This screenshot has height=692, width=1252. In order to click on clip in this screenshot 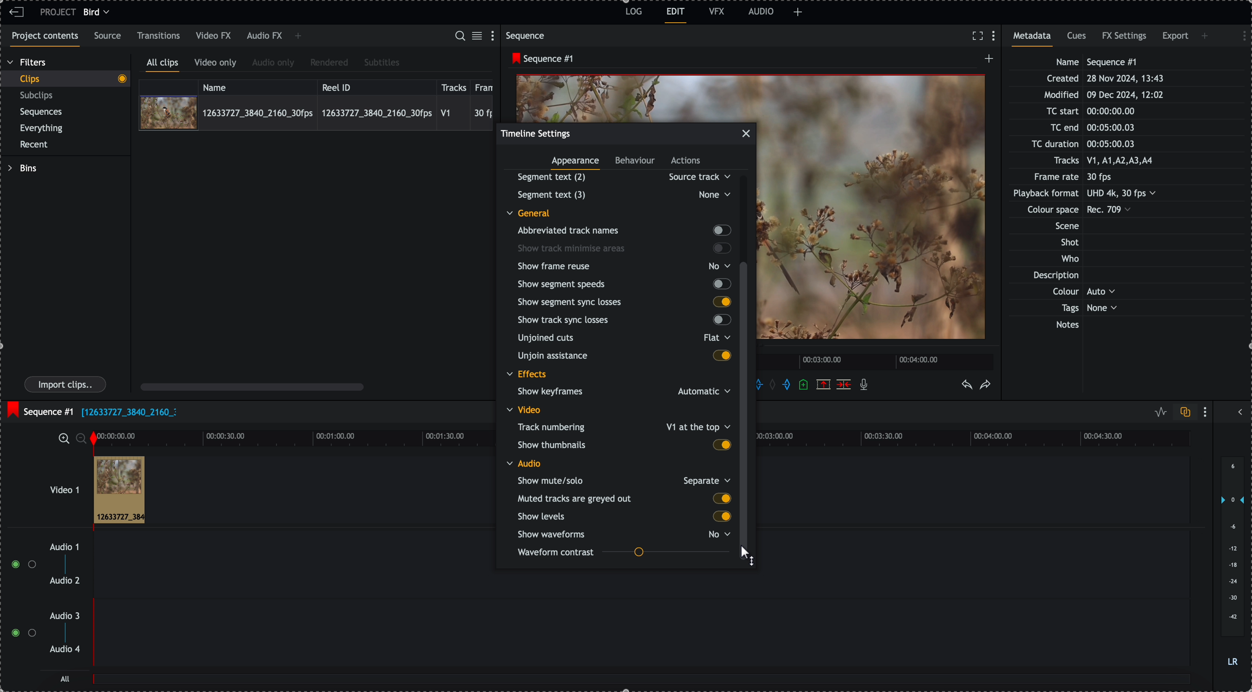, I will do `click(119, 490)`.